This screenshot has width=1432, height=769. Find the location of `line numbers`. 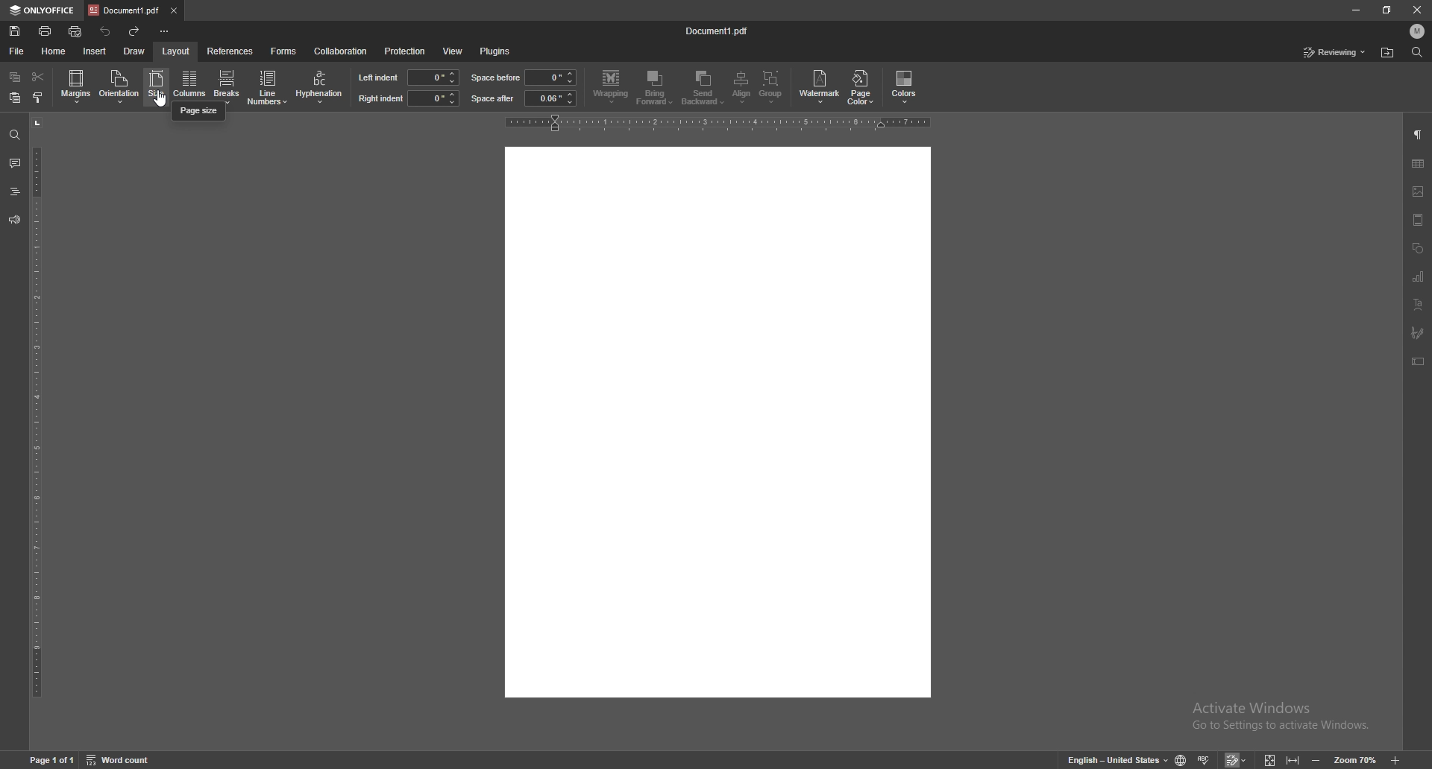

line numbers is located at coordinates (269, 86).